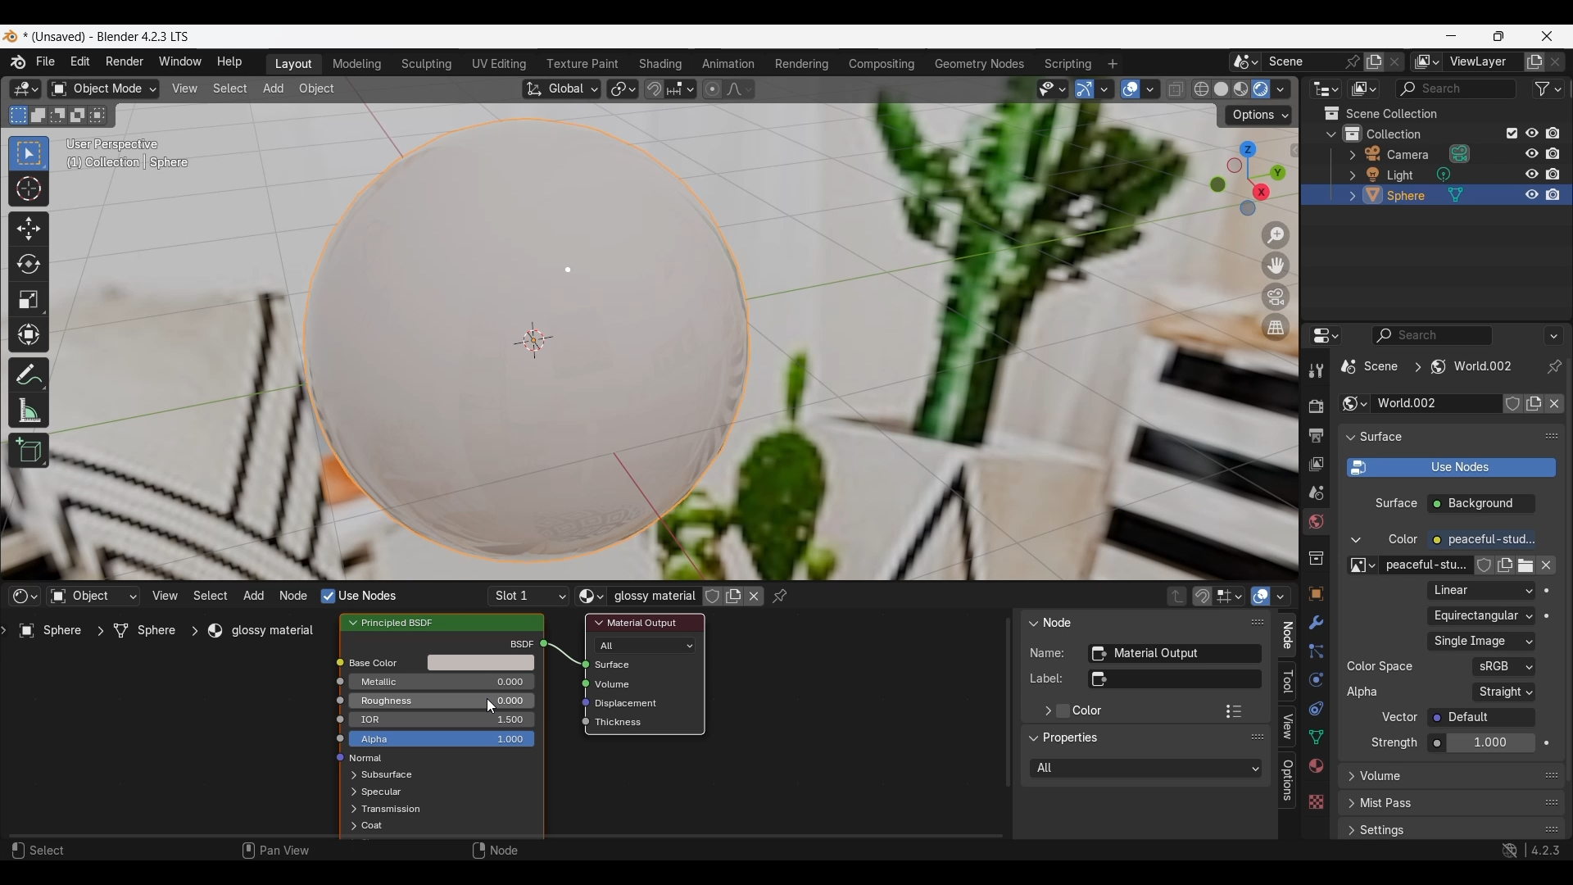  What do you see at coordinates (10, 37) in the screenshot?
I see `Software logo` at bounding box center [10, 37].